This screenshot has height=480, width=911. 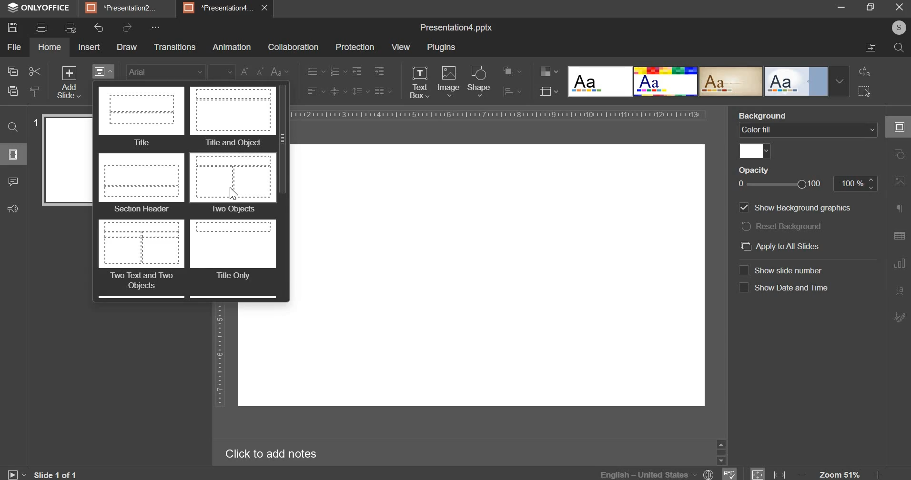 What do you see at coordinates (68, 160) in the screenshot?
I see `slide preview` at bounding box center [68, 160].